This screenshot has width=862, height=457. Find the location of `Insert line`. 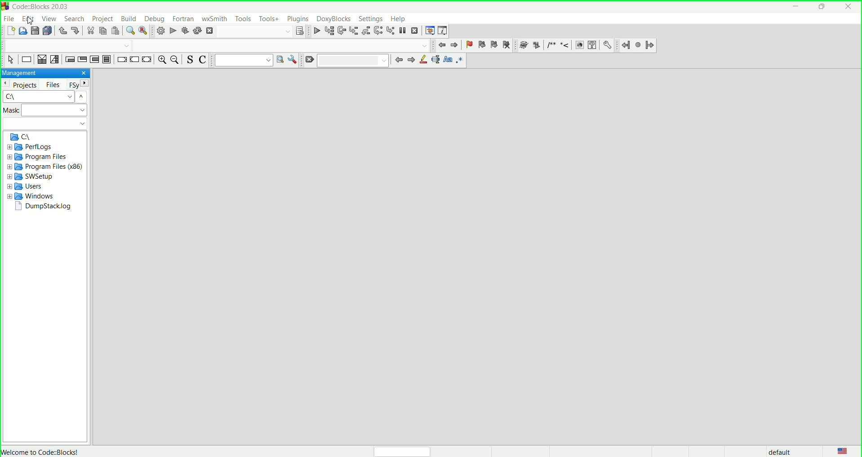

Insert line is located at coordinates (564, 45).